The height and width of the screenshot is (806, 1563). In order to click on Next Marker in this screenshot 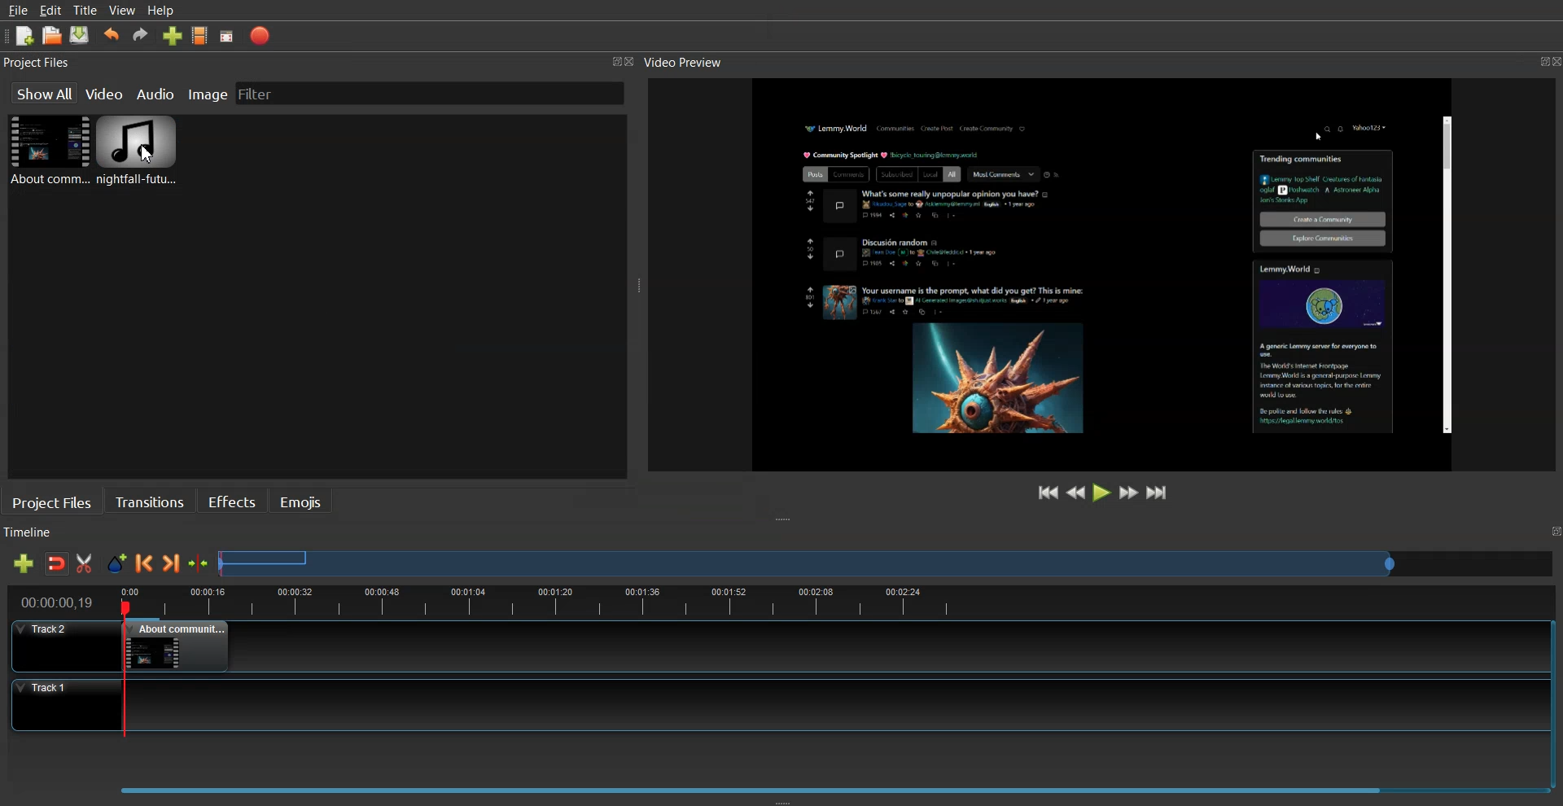, I will do `click(172, 563)`.